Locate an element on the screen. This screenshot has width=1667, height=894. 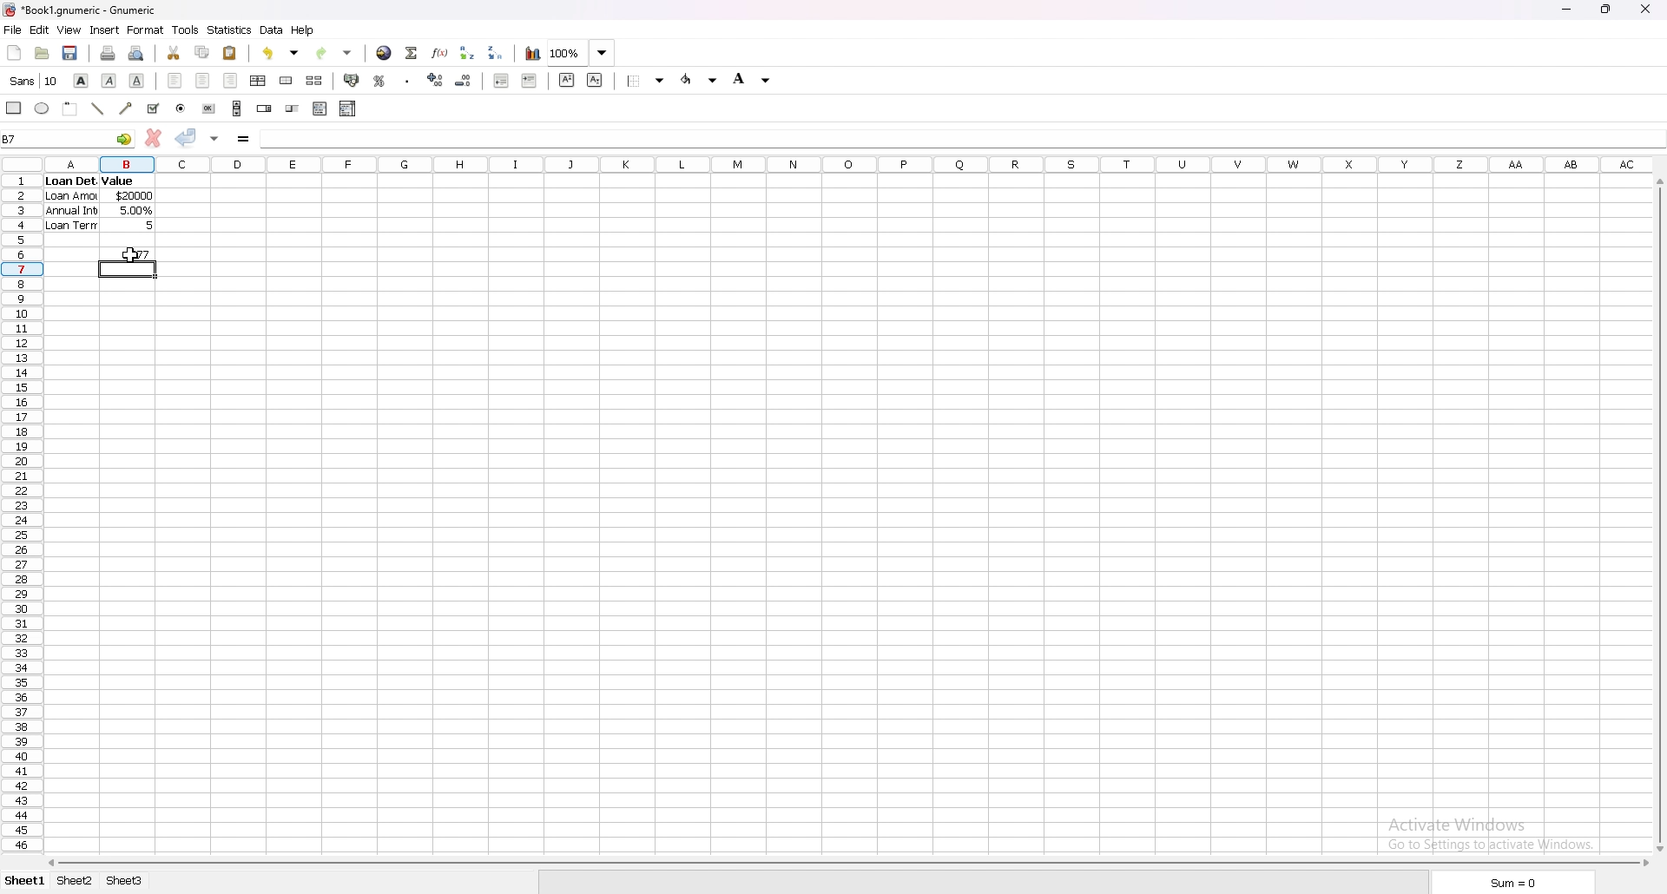
statistics is located at coordinates (230, 30).